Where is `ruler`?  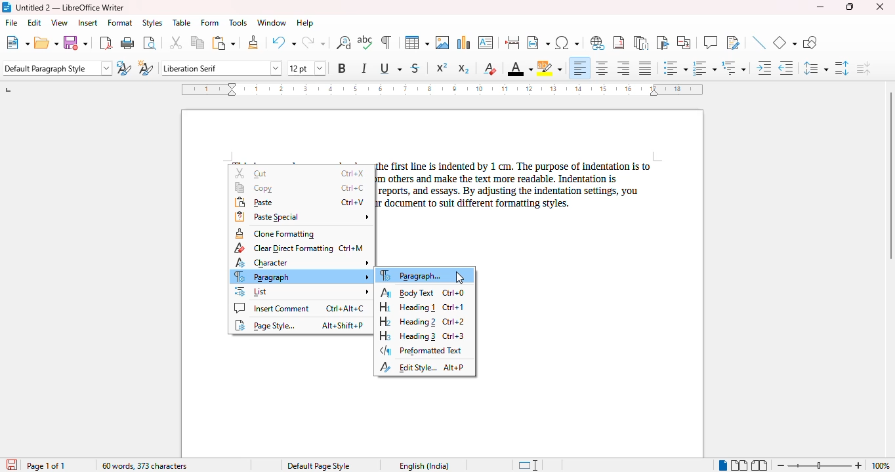 ruler is located at coordinates (442, 89).